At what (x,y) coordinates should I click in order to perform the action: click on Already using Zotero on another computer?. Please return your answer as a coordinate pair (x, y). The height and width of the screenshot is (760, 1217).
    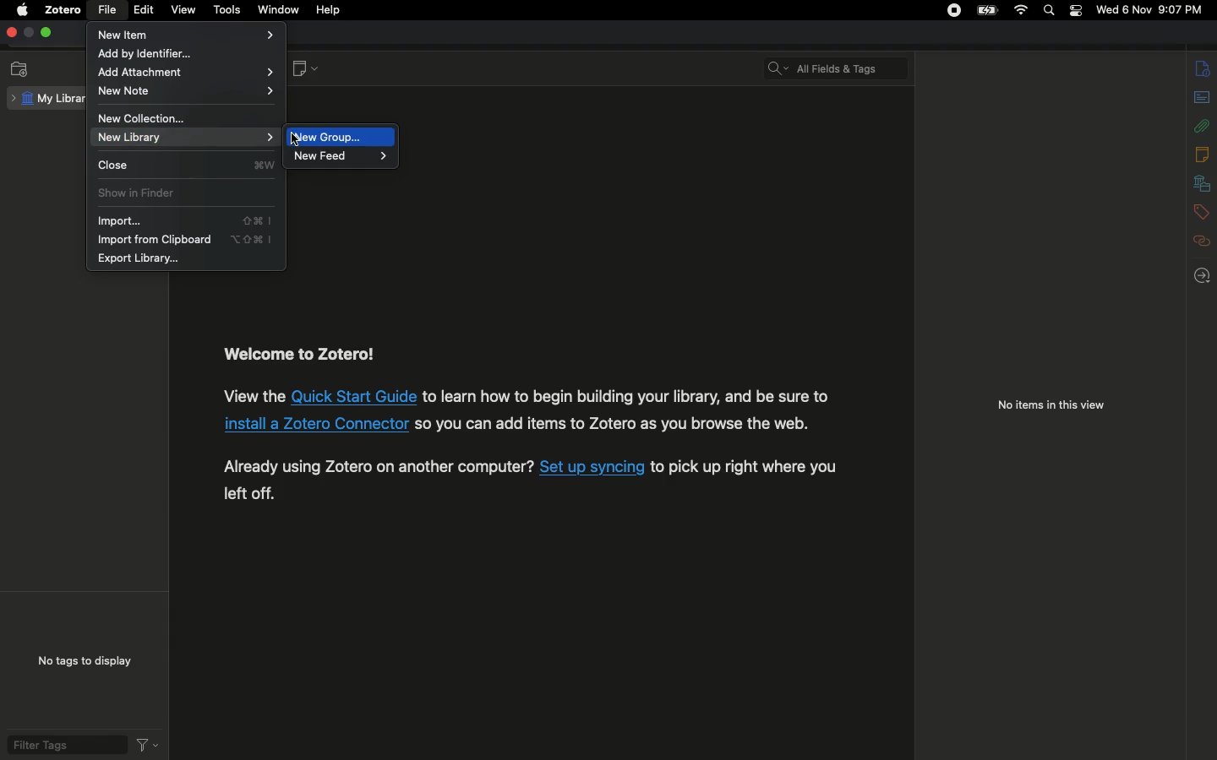
    Looking at the image, I should click on (379, 466).